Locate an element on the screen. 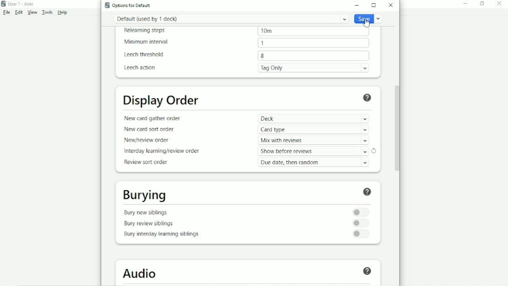  Deck - is located at coordinates (314, 119).